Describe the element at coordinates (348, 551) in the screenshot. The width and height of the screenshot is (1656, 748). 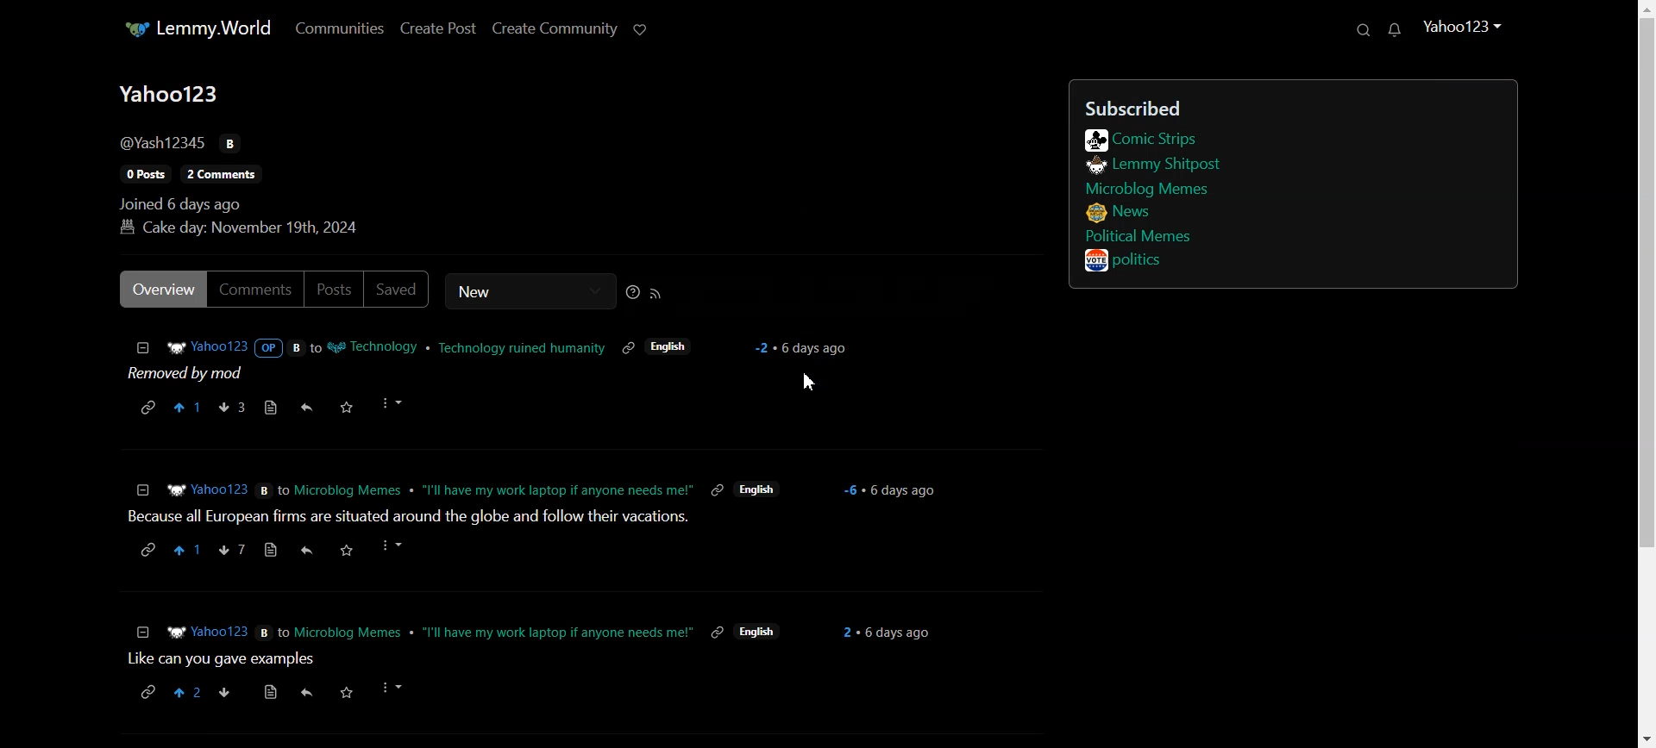
I see `save` at that location.